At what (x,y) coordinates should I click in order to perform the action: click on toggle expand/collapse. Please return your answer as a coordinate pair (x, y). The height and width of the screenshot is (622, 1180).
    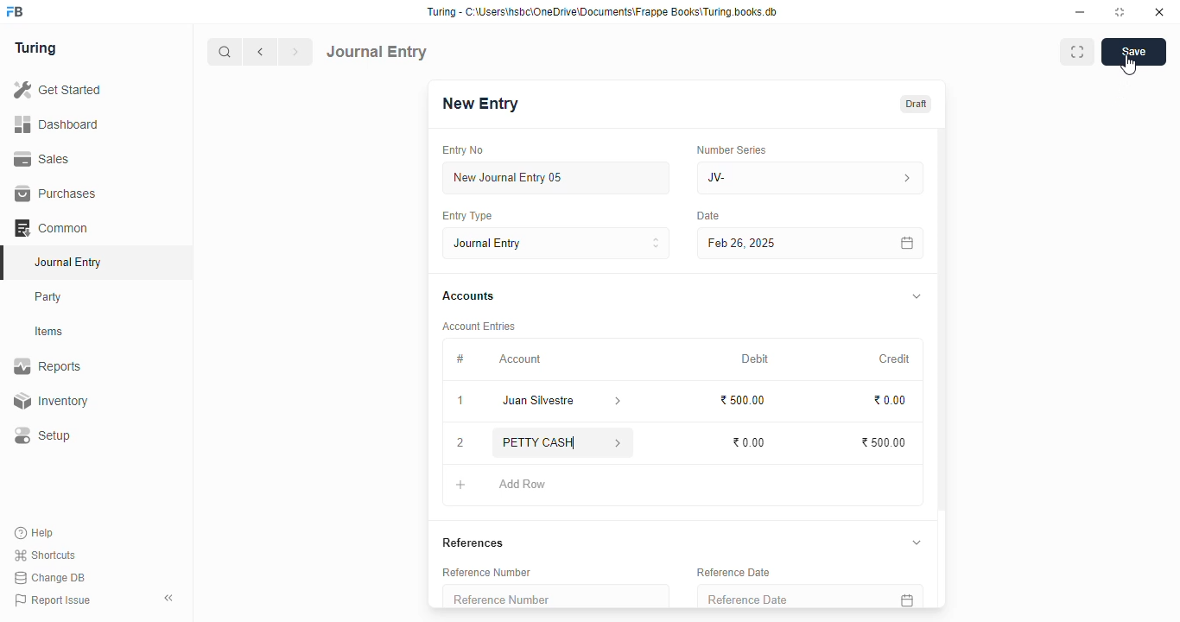
    Looking at the image, I should click on (917, 542).